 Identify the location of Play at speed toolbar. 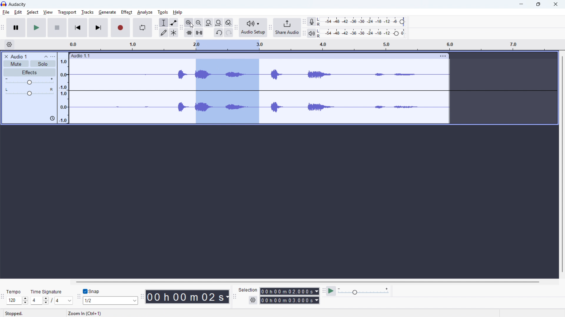
(323, 291).